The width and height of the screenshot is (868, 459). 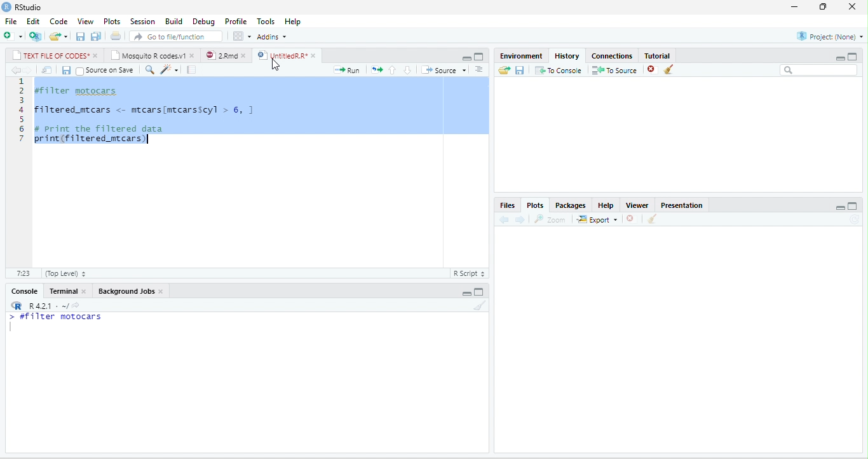 What do you see at coordinates (840, 207) in the screenshot?
I see `minimize` at bounding box center [840, 207].